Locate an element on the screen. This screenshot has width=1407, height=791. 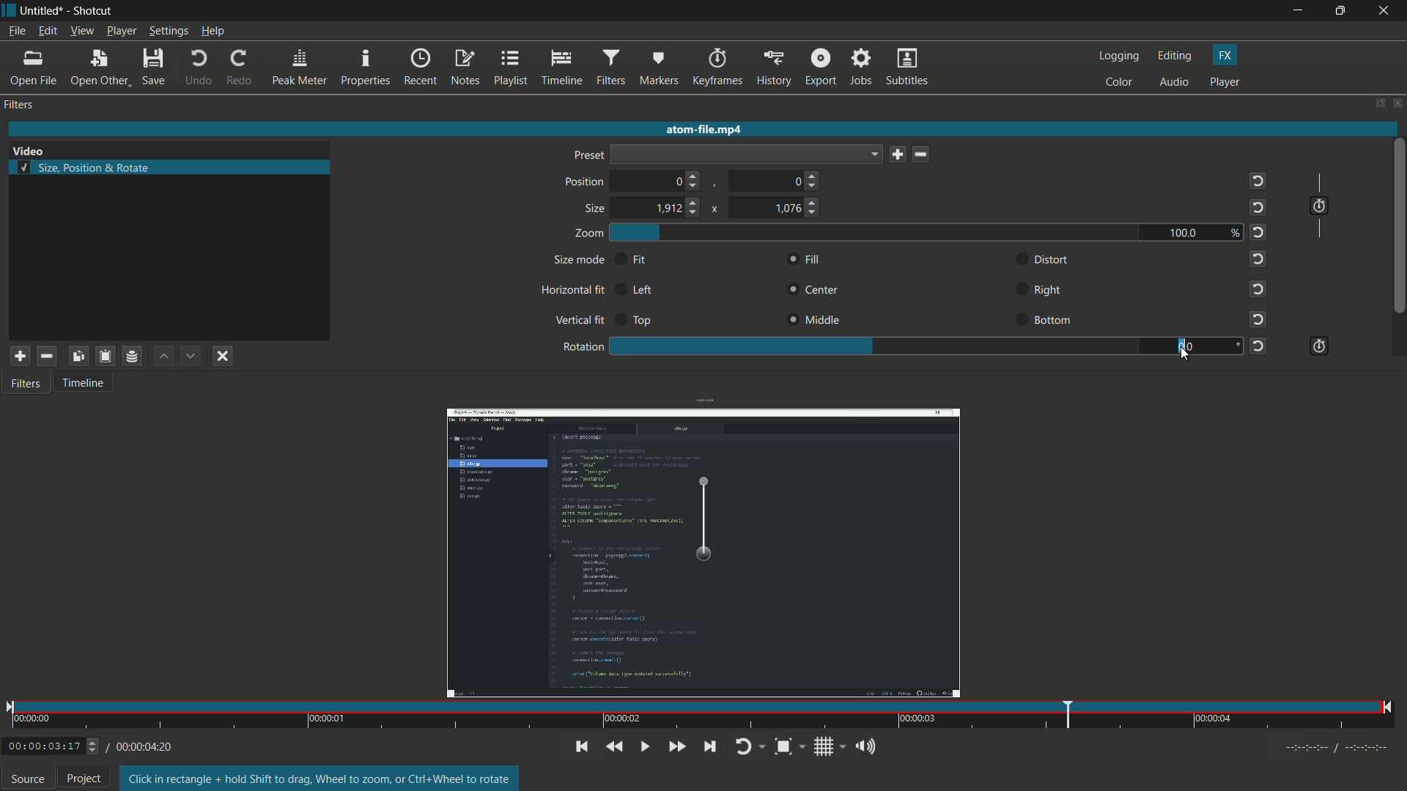
x is located at coordinates (717, 209).